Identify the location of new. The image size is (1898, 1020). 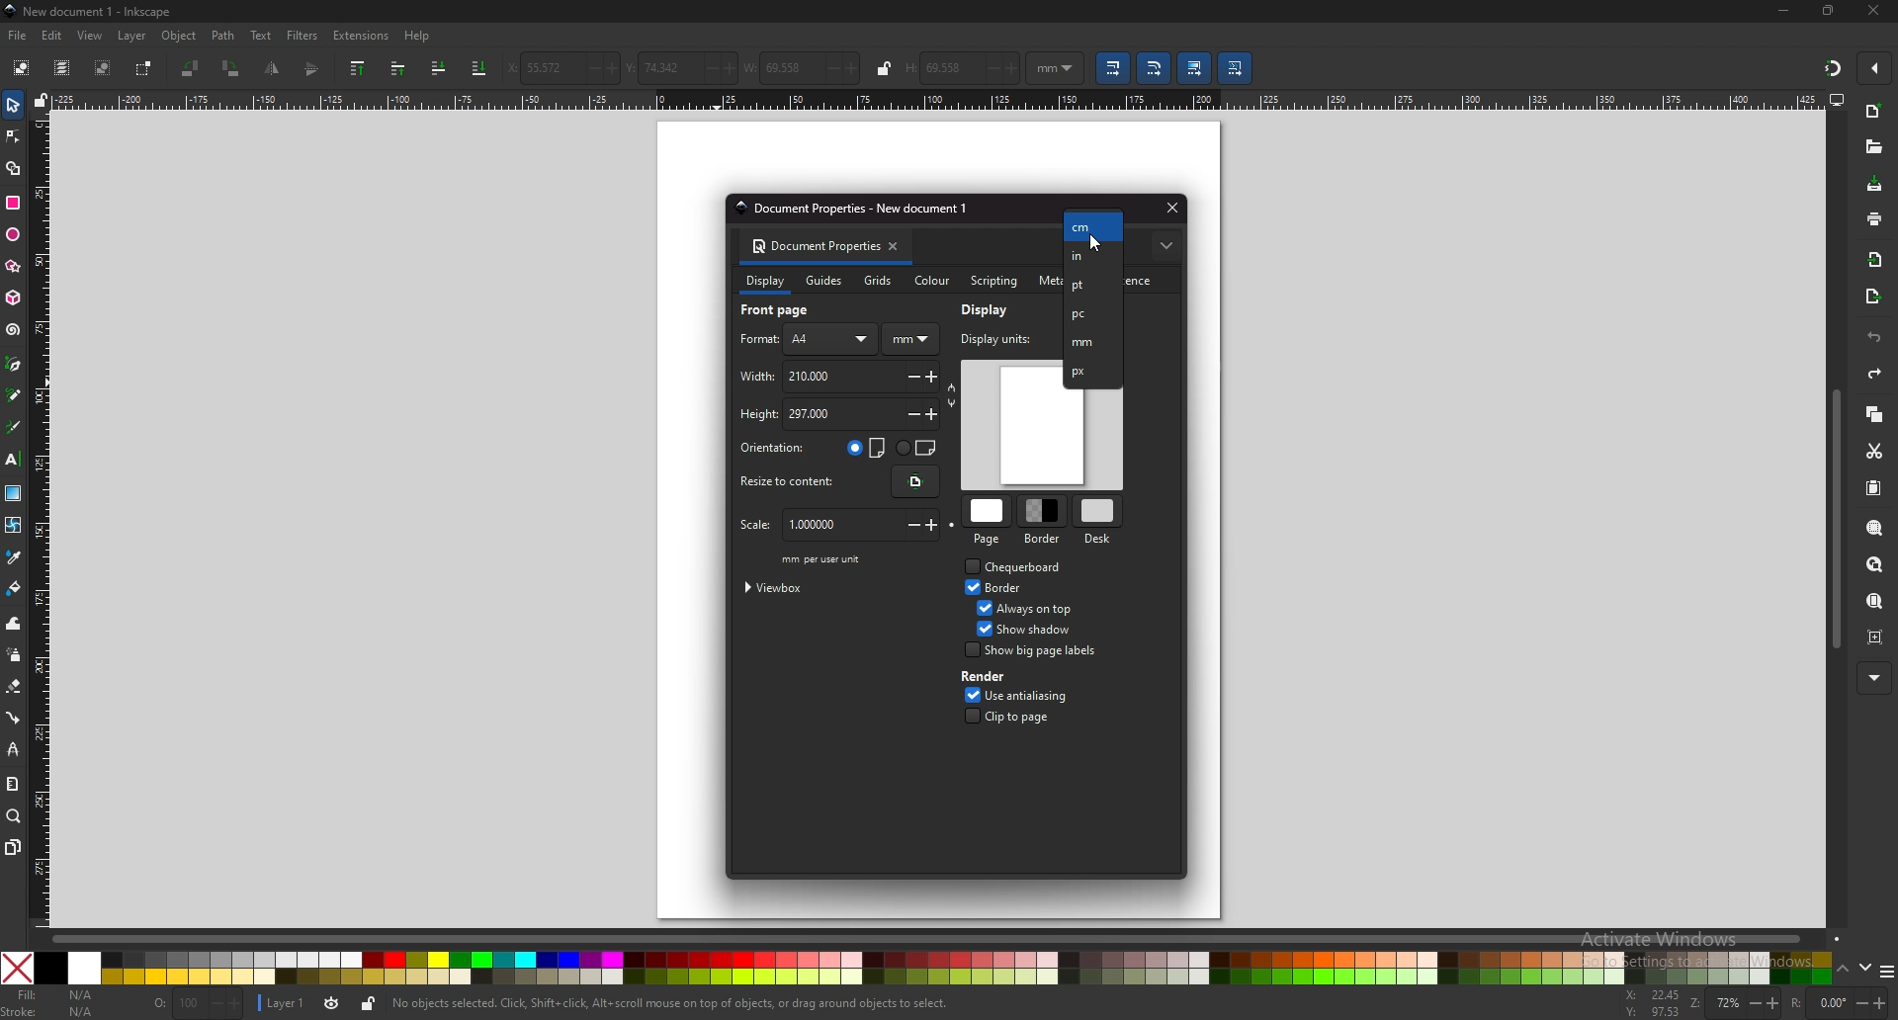
(1874, 112).